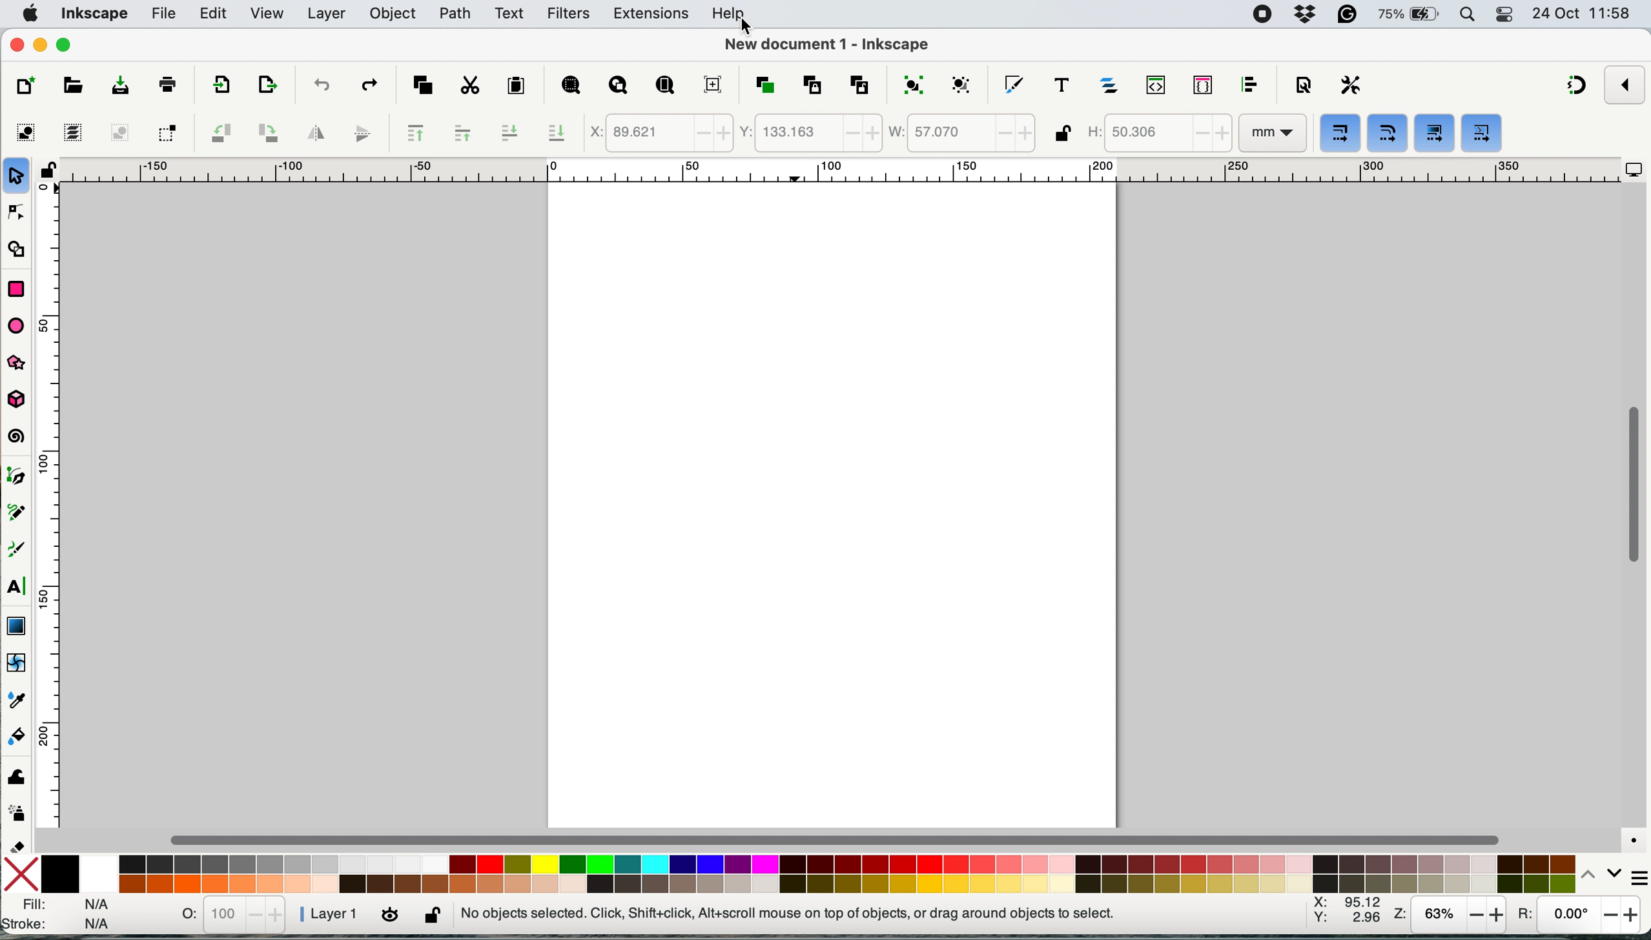  Describe the element at coordinates (274, 136) in the screenshot. I see `object rotate 90` at that location.